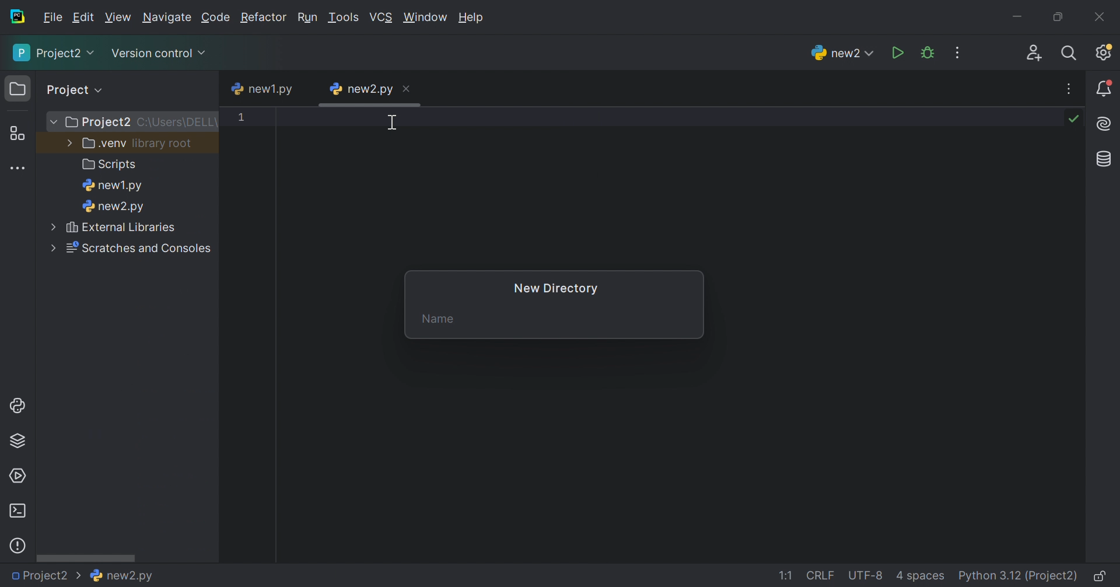  Describe the element at coordinates (178, 123) in the screenshot. I see `C:\Users\DELL\` at that location.